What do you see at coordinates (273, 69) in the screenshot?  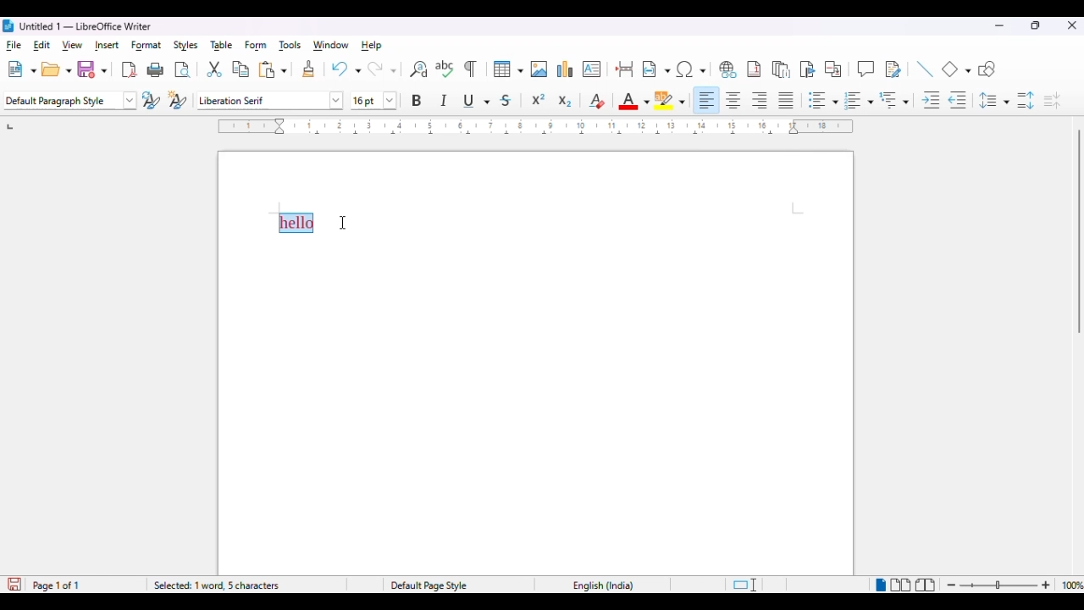 I see `paste` at bounding box center [273, 69].